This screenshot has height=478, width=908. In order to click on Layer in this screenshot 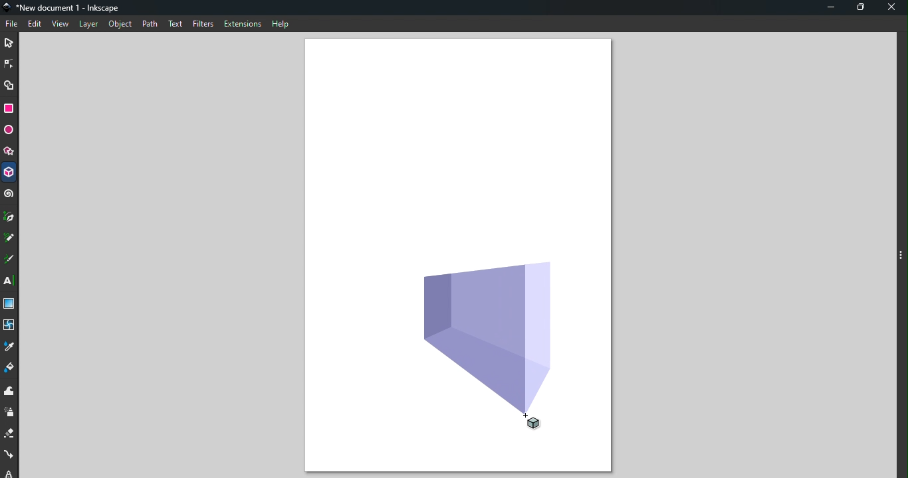, I will do `click(88, 25)`.